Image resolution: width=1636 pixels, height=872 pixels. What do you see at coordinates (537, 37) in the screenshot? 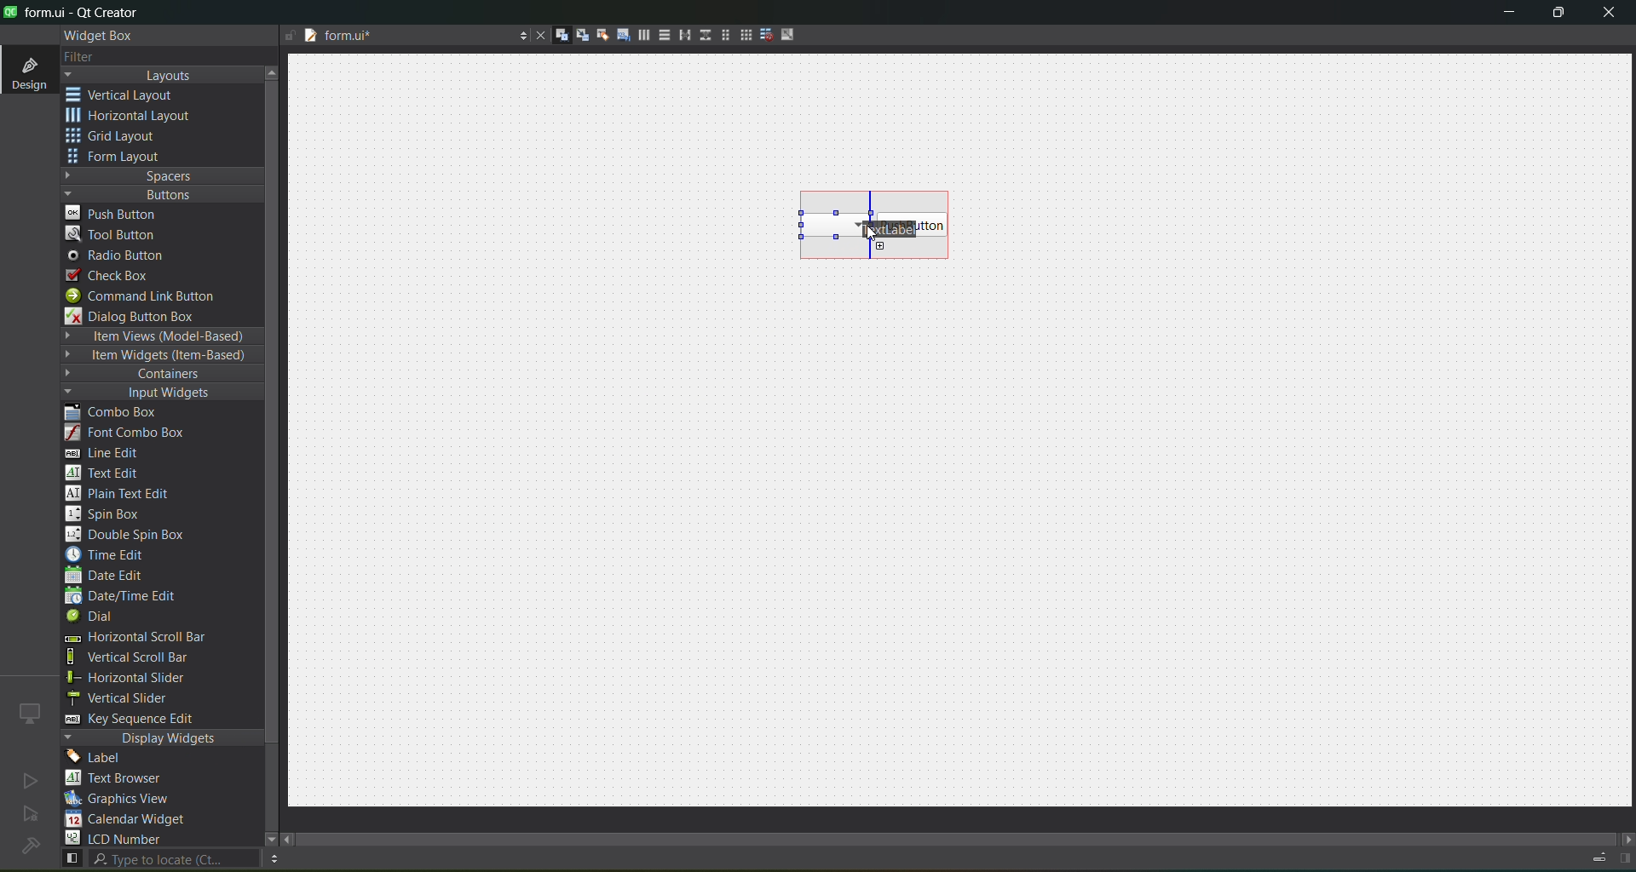
I see `close document` at bounding box center [537, 37].